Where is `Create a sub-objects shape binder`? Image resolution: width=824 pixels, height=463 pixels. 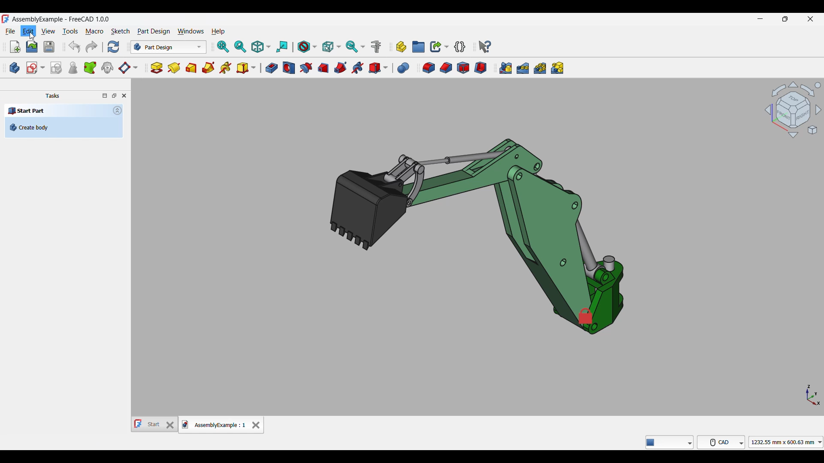 Create a sub-objects shape binder is located at coordinates (90, 68).